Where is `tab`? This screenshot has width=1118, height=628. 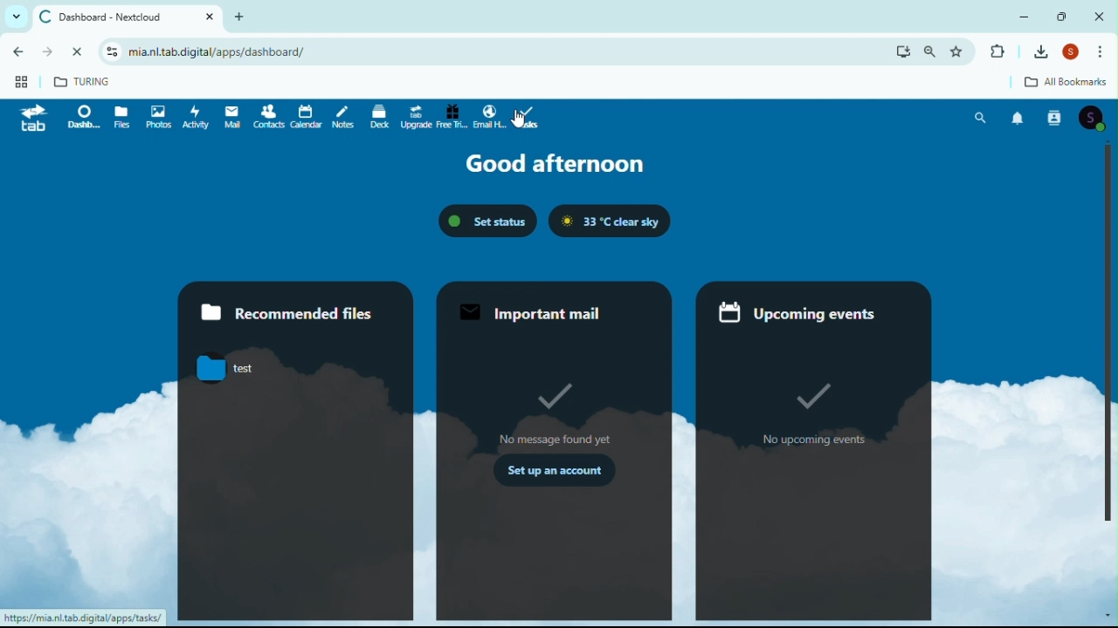
tab is located at coordinates (31, 120).